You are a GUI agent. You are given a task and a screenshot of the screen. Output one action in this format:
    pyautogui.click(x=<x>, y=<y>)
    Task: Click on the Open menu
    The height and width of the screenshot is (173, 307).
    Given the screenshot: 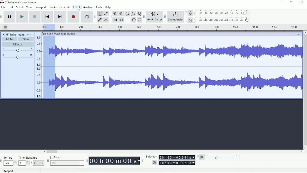 What is the action you would take?
    pyautogui.click(x=32, y=34)
    